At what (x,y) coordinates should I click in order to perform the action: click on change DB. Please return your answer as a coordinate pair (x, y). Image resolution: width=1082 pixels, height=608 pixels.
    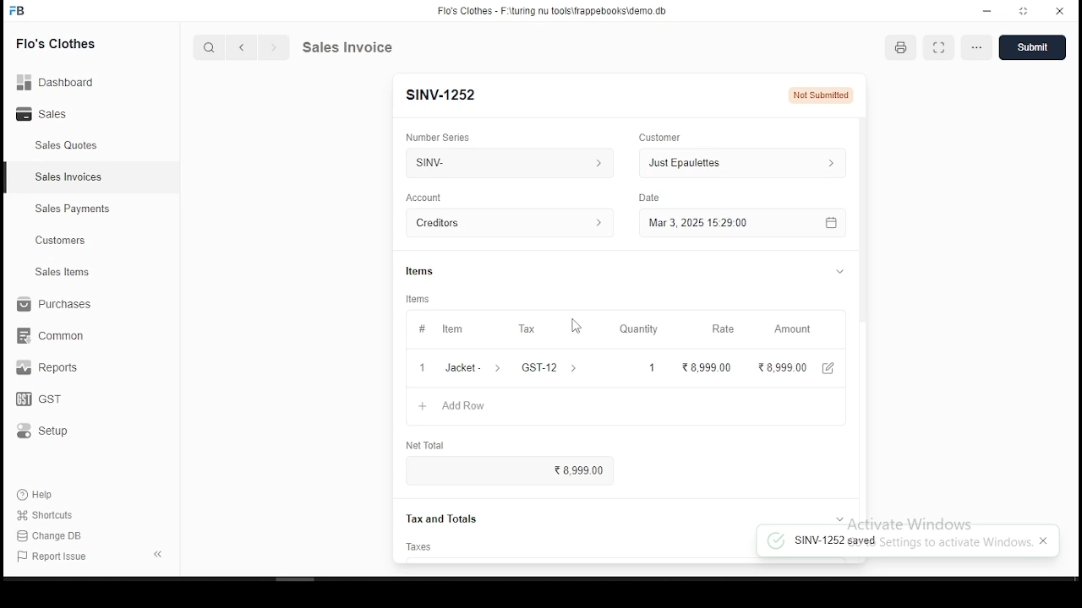
    Looking at the image, I should click on (63, 536).